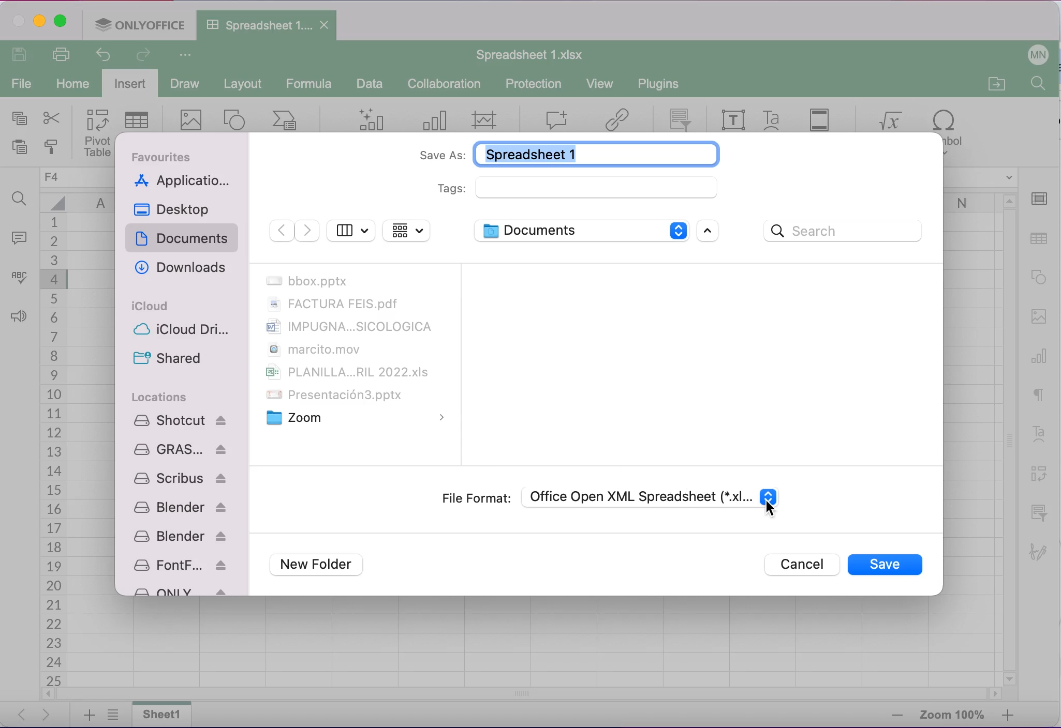  I want to click on next, so click(307, 231).